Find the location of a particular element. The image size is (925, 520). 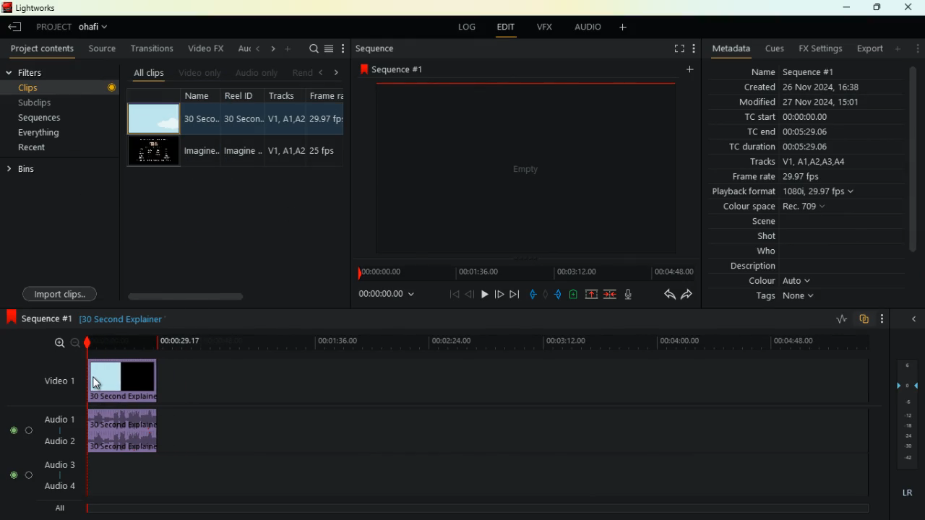

tc end is located at coordinates (790, 131).